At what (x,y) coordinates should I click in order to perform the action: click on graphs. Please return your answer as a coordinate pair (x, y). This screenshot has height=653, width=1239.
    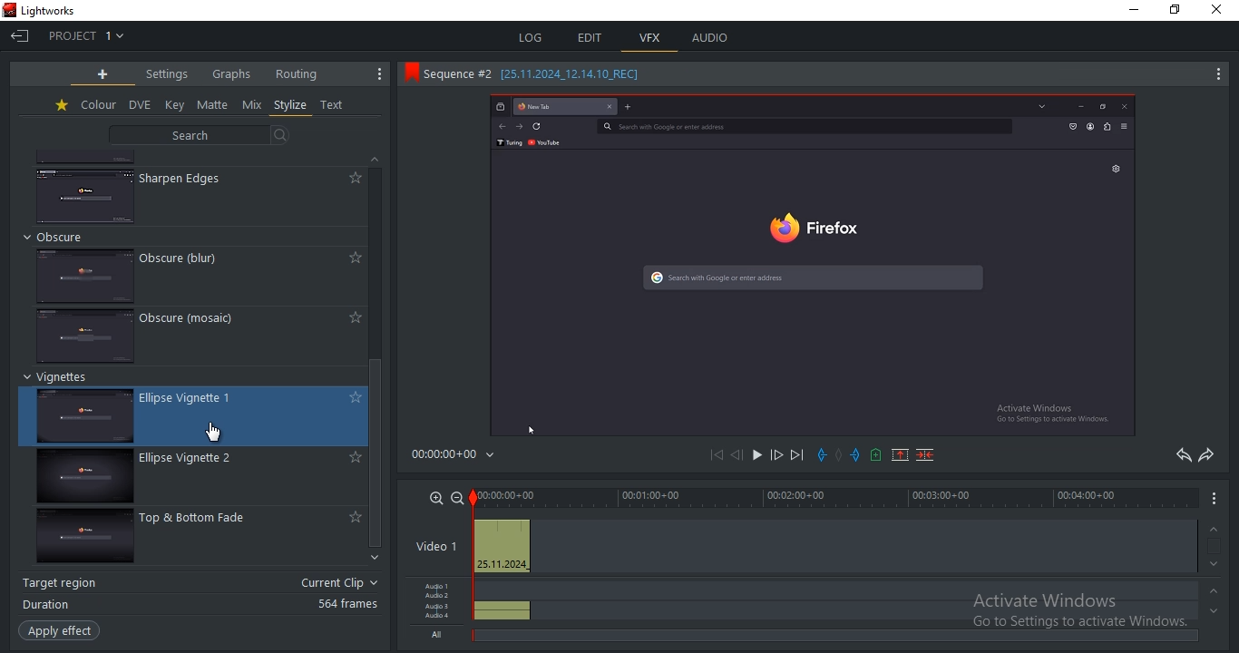
    Looking at the image, I should click on (232, 74).